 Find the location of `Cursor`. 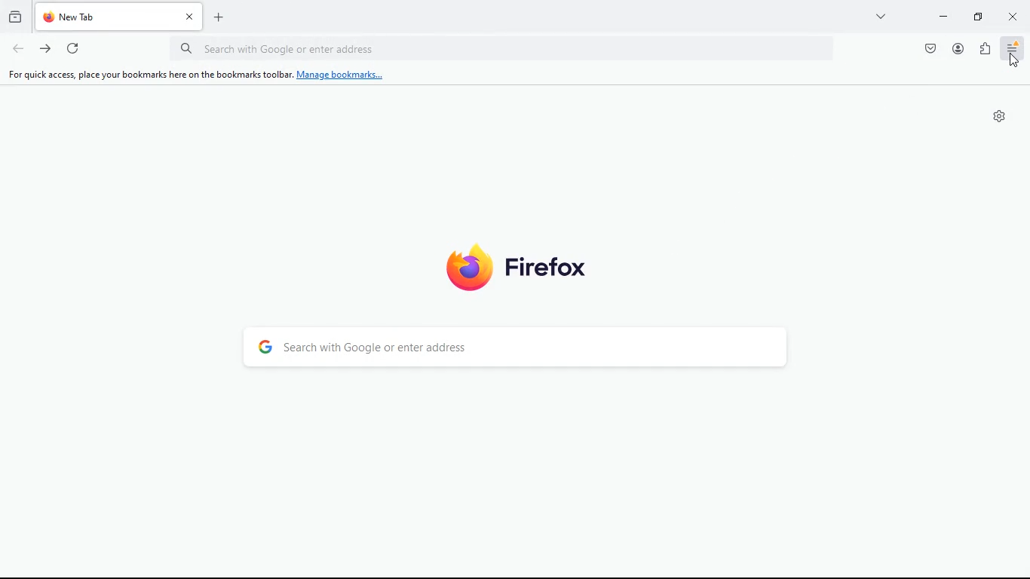

Cursor is located at coordinates (1013, 60).